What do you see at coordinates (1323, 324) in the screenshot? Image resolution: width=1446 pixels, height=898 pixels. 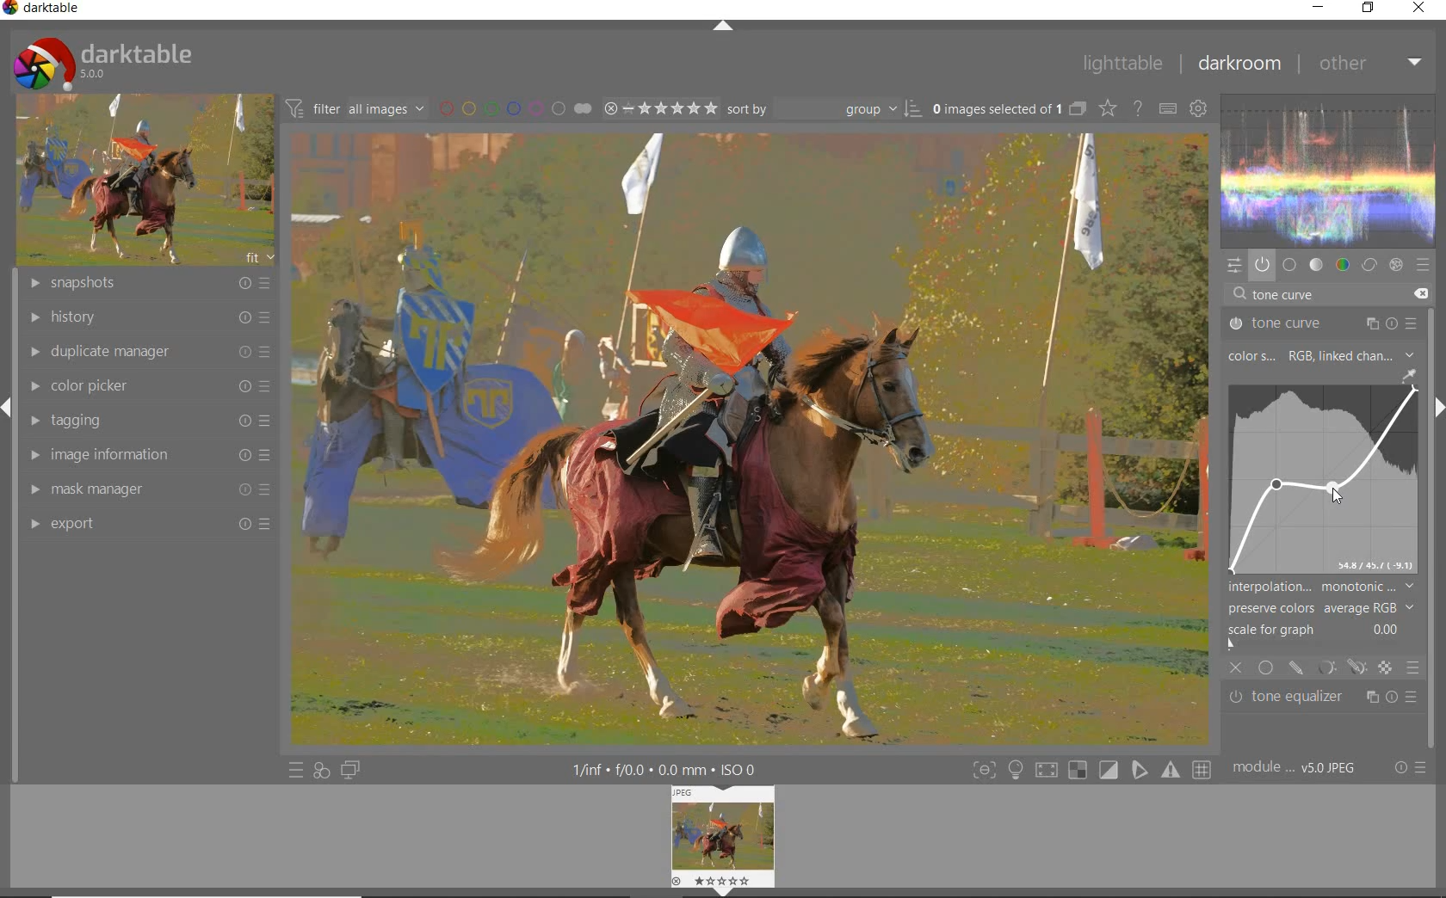 I see `tone curve` at bounding box center [1323, 324].